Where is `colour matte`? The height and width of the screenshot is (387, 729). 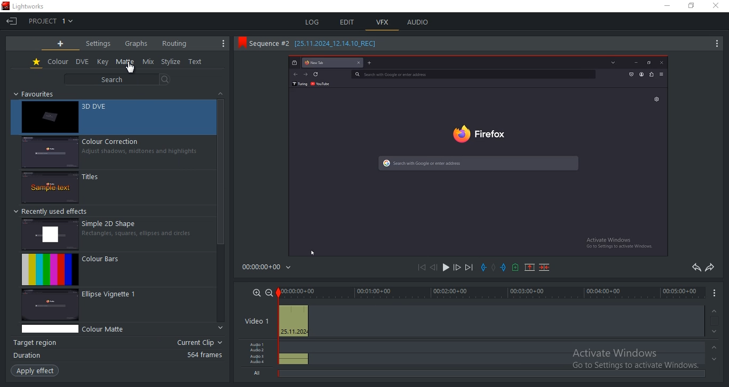
colour matte is located at coordinates (117, 329).